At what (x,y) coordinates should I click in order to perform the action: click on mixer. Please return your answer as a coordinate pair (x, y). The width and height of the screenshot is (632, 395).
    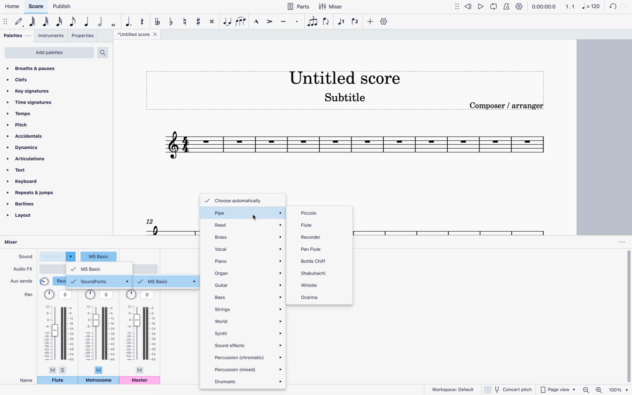
    Looking at the image, I should click on (333, 6).